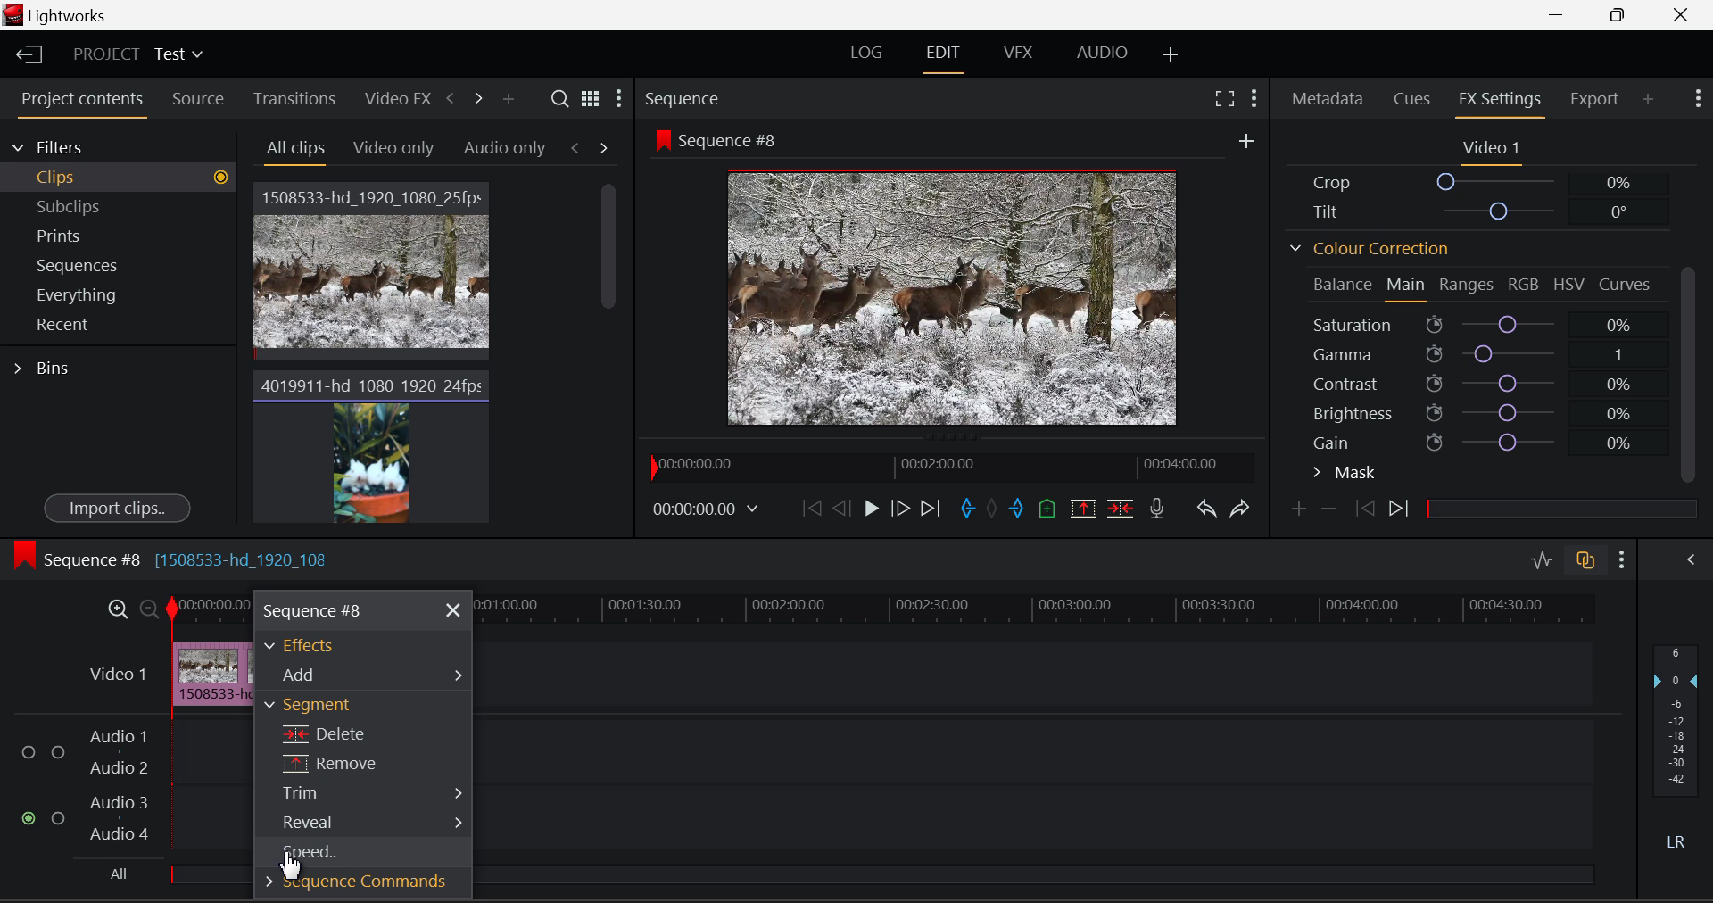  What do you see at coordinates (1687, 377) in the screenshot?
I see `Scroll Bar` at bounding box center [1687, 377].